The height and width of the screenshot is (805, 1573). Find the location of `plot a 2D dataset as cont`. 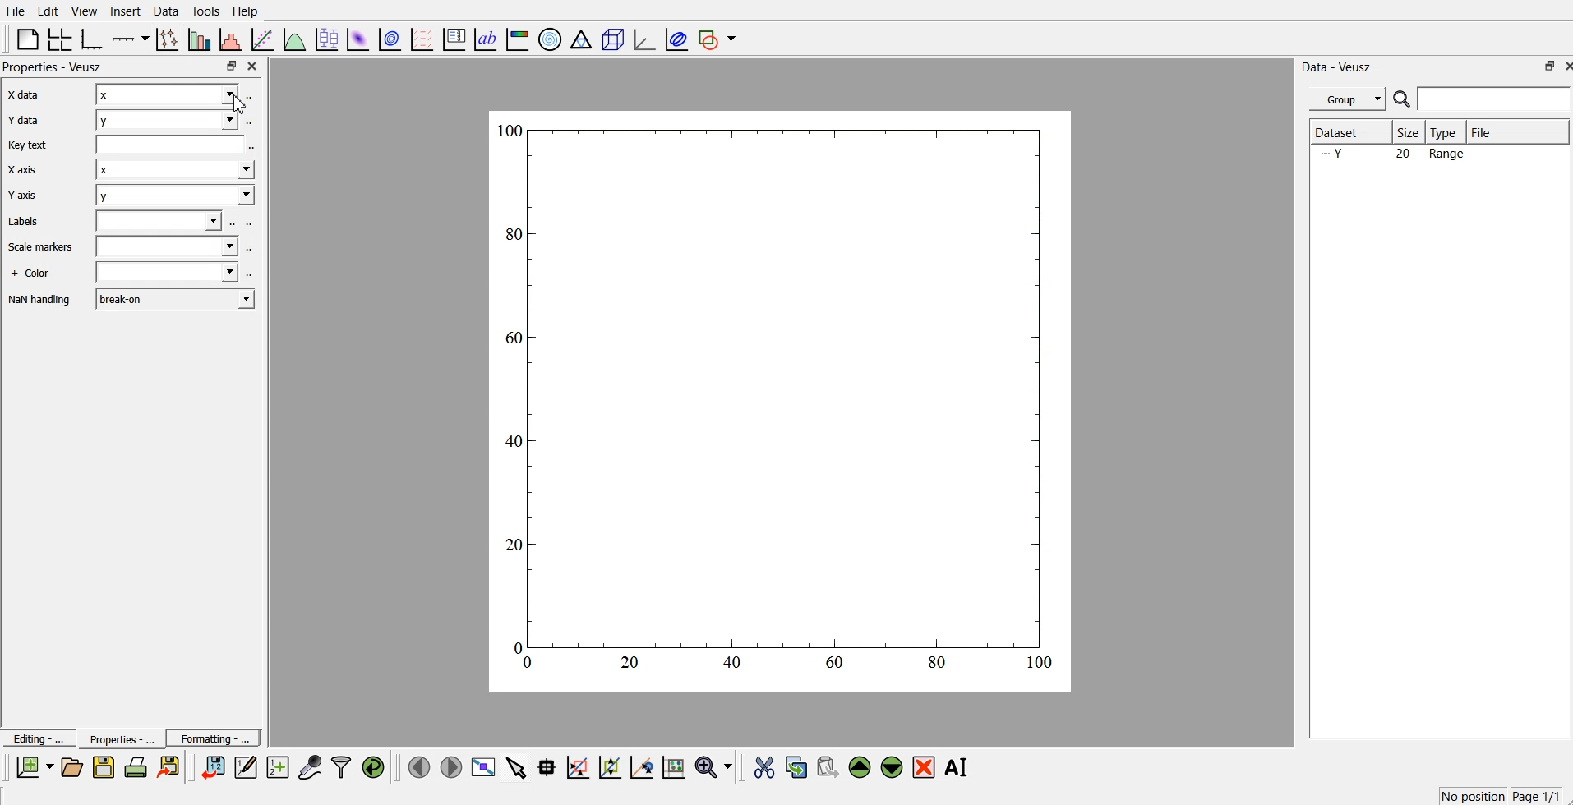

plot a 2D dataset as cont is located at coordinates (391, 39).